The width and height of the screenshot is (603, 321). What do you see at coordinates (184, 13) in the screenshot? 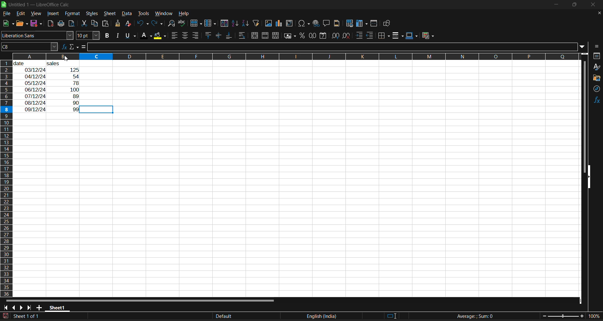
I see `help` at bounding box center [184, 13].